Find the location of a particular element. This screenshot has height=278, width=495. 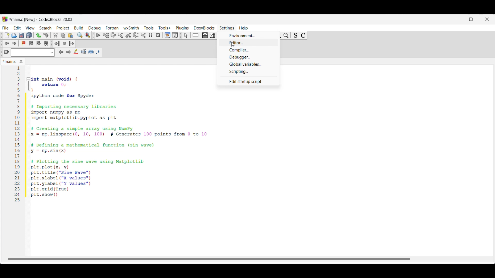

Close interface is located at coordinates (487, 19).